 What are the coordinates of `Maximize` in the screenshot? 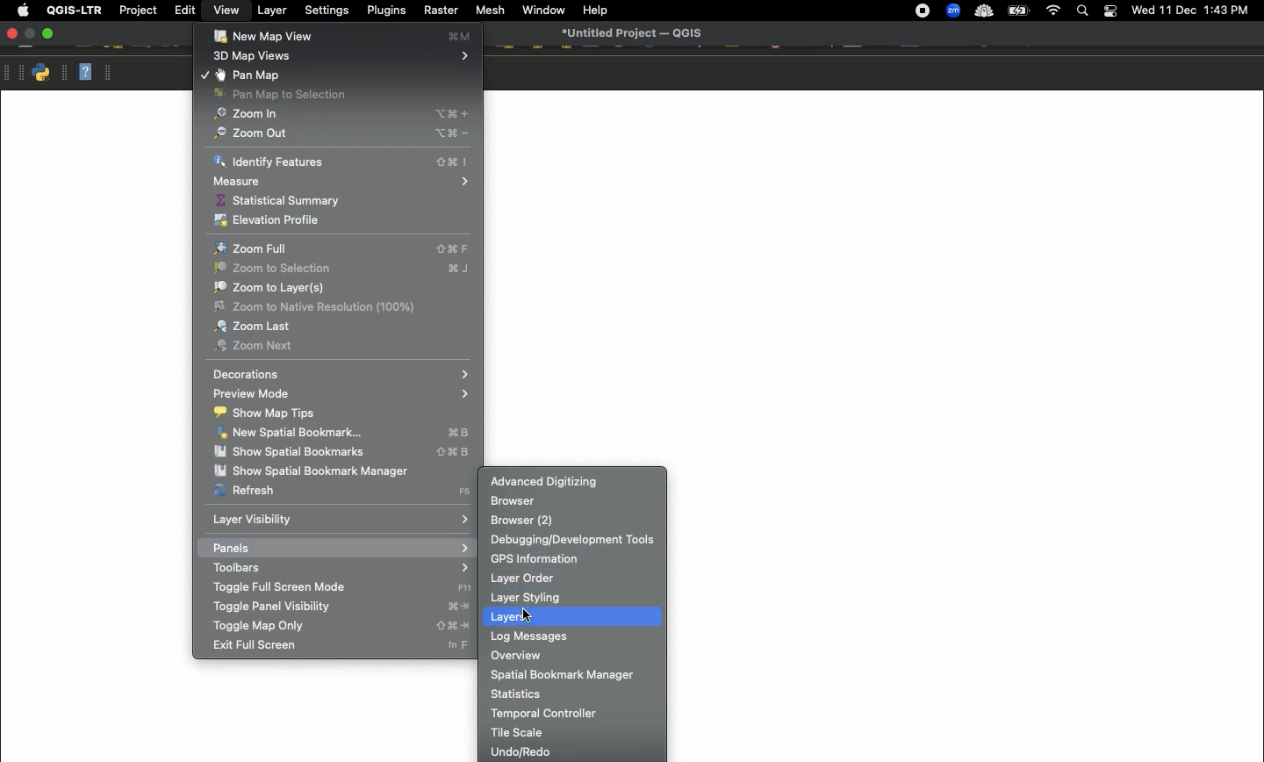 It's located at (47, 33).